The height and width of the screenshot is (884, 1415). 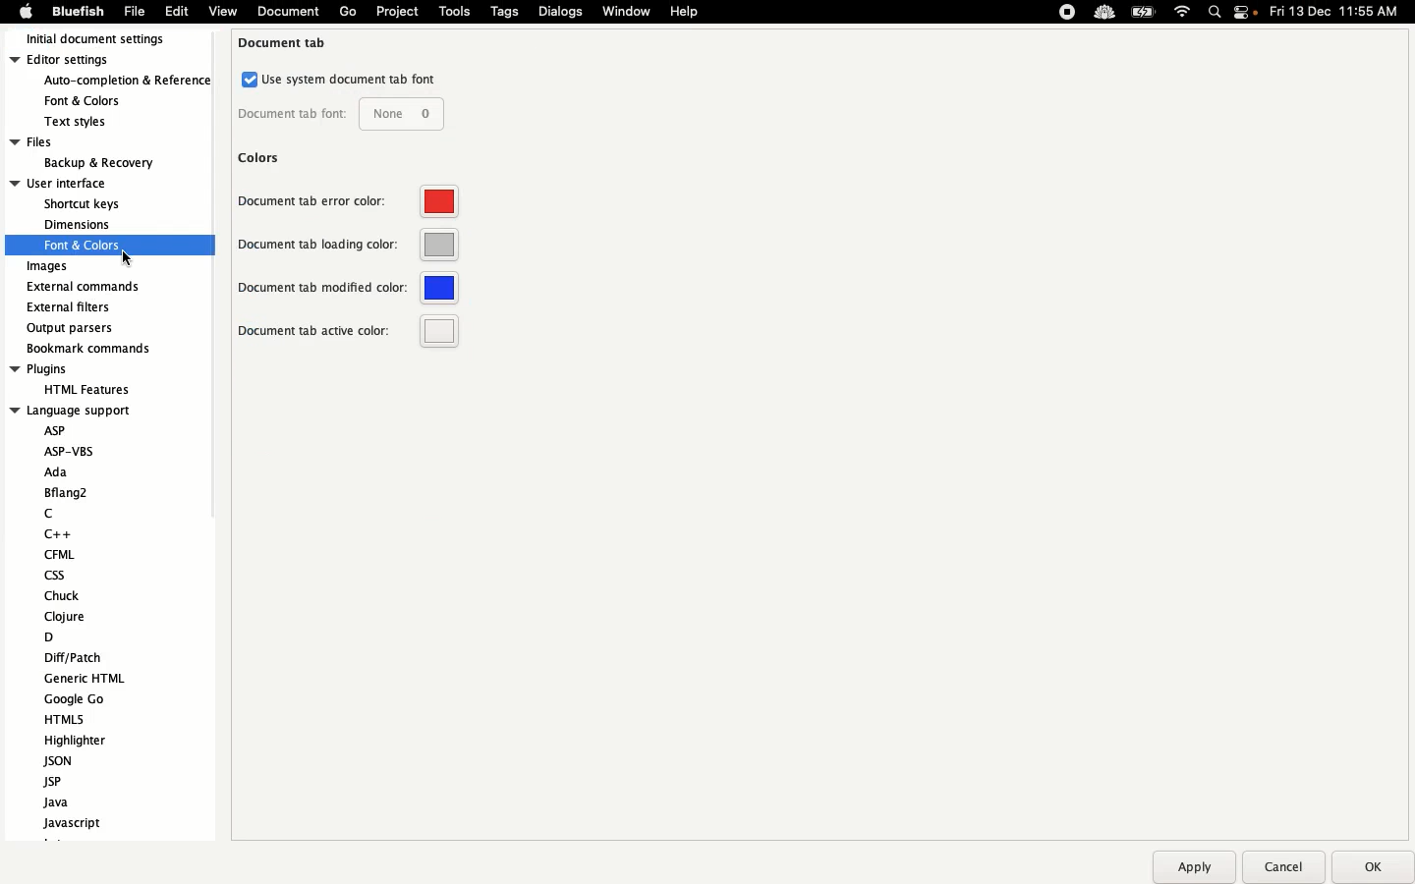 What do you see at coordinates (90, 347) in the screenshot?
I see `Bookmark recommends` at bounding box center [90, 347].